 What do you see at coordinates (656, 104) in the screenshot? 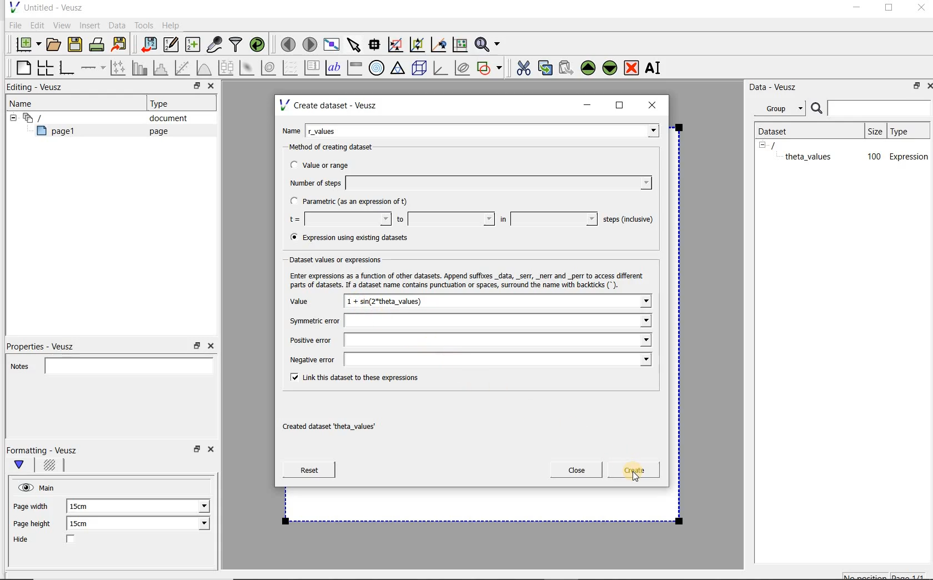
I see `close` at bounding box center [656, 104].